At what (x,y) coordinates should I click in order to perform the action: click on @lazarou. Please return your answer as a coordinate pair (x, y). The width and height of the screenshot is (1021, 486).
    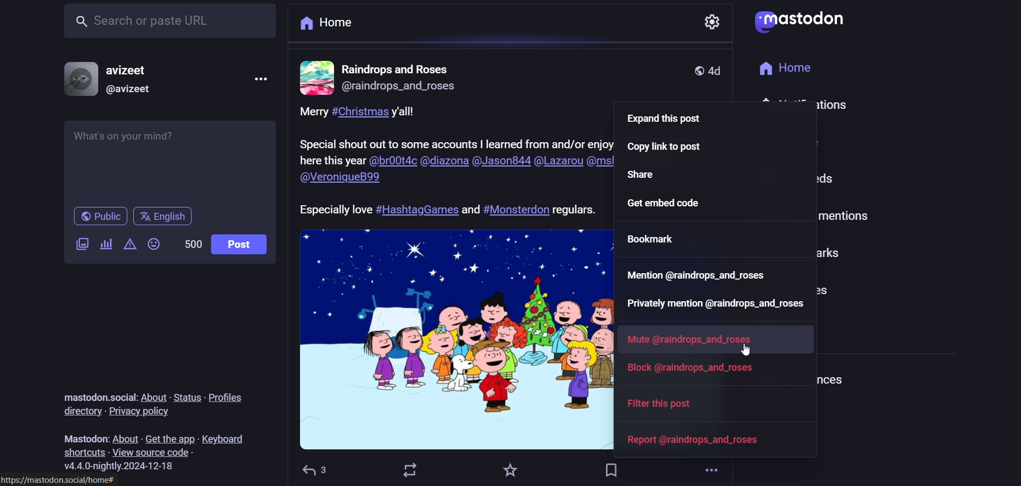
    Looking at the image, I should click on (559, 163).